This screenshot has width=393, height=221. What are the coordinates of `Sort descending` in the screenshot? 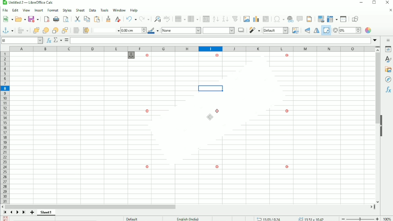 It's located at (225, 19).